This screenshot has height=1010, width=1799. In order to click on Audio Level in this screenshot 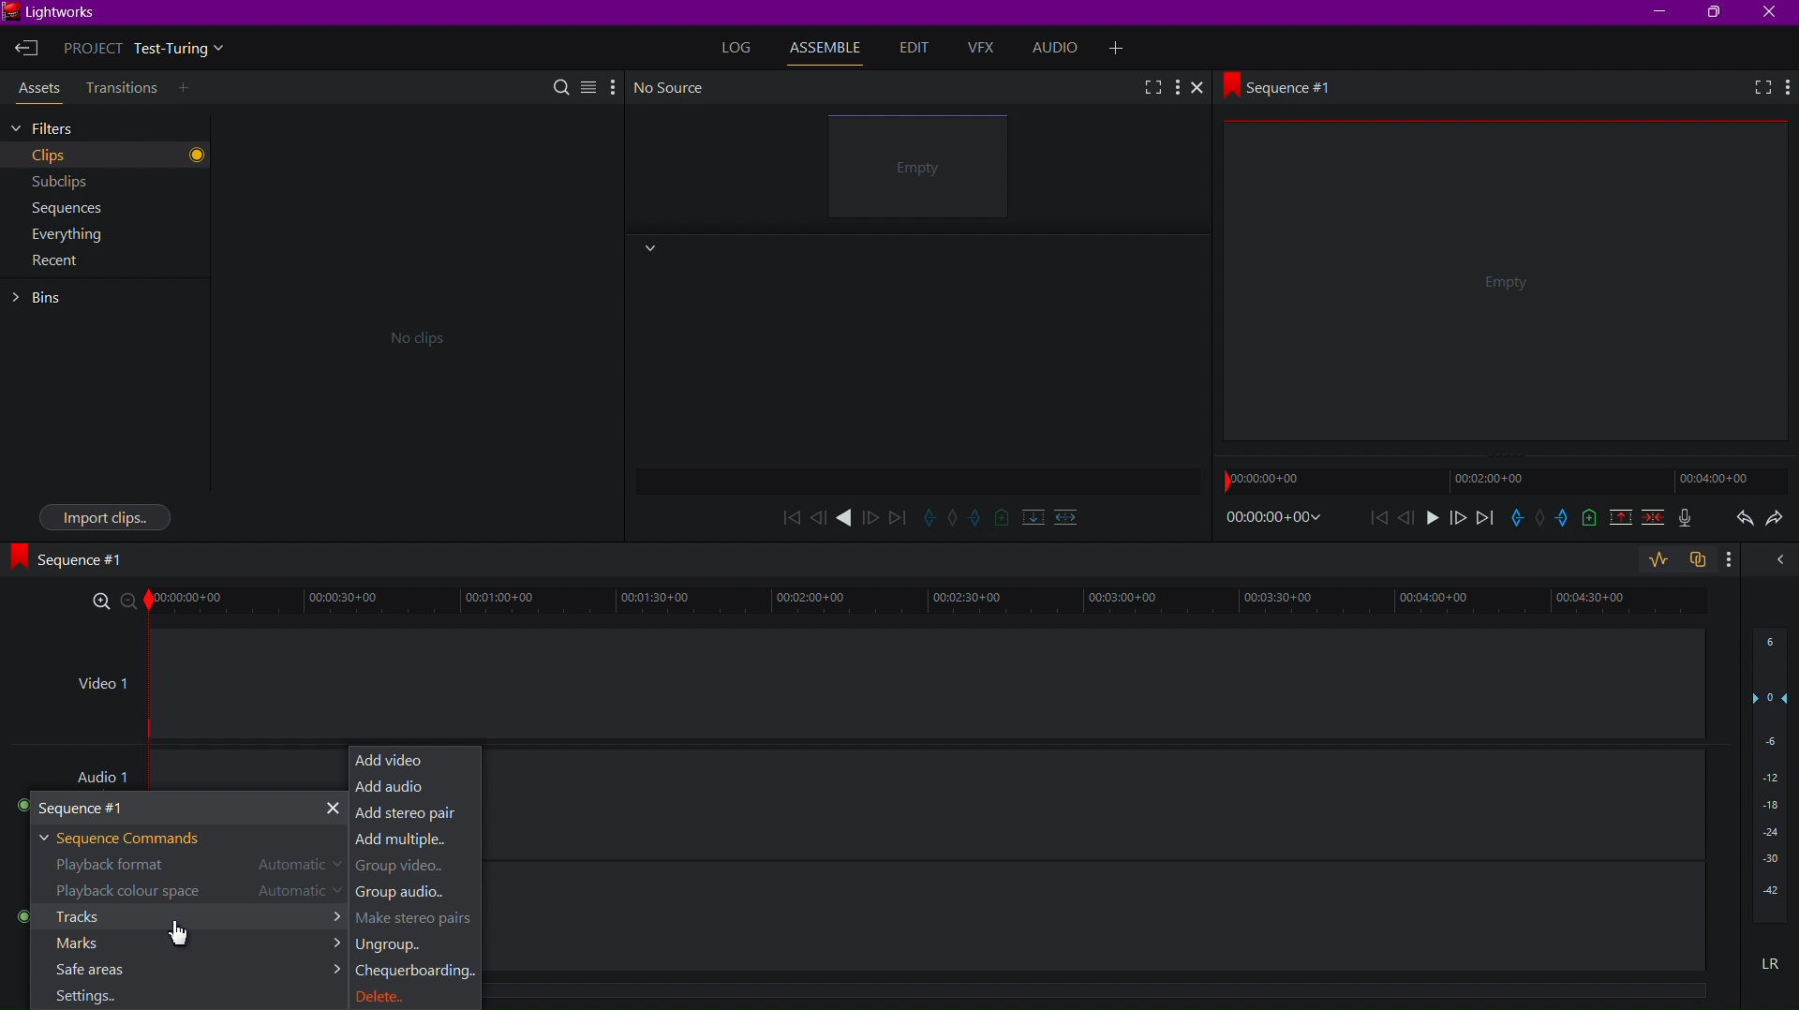, I will do `click(1770, 782)`.